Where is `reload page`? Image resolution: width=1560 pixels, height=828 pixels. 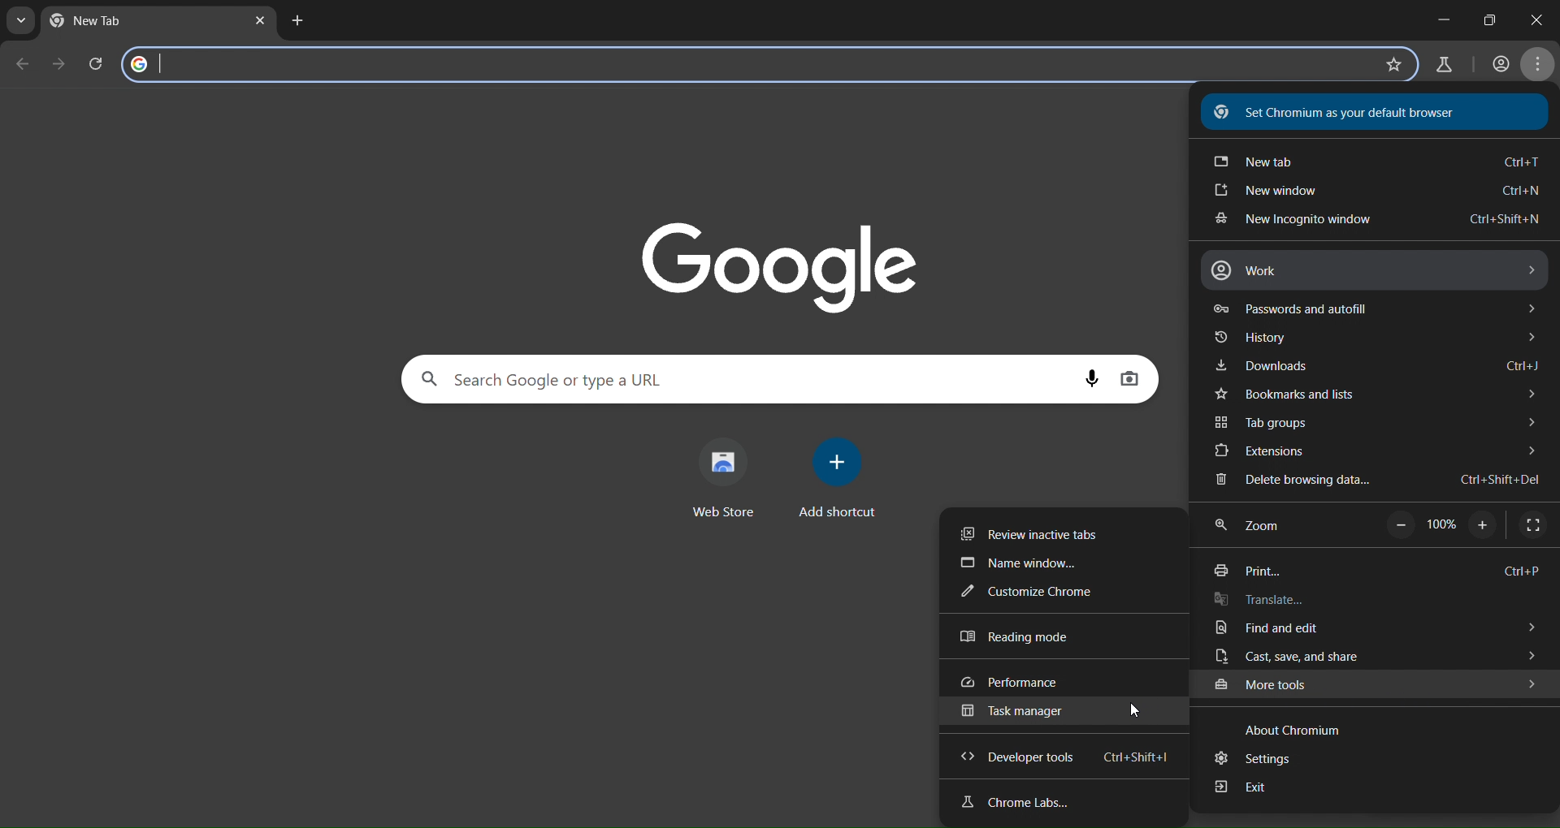 reload page is located at coordinates (98, 63).